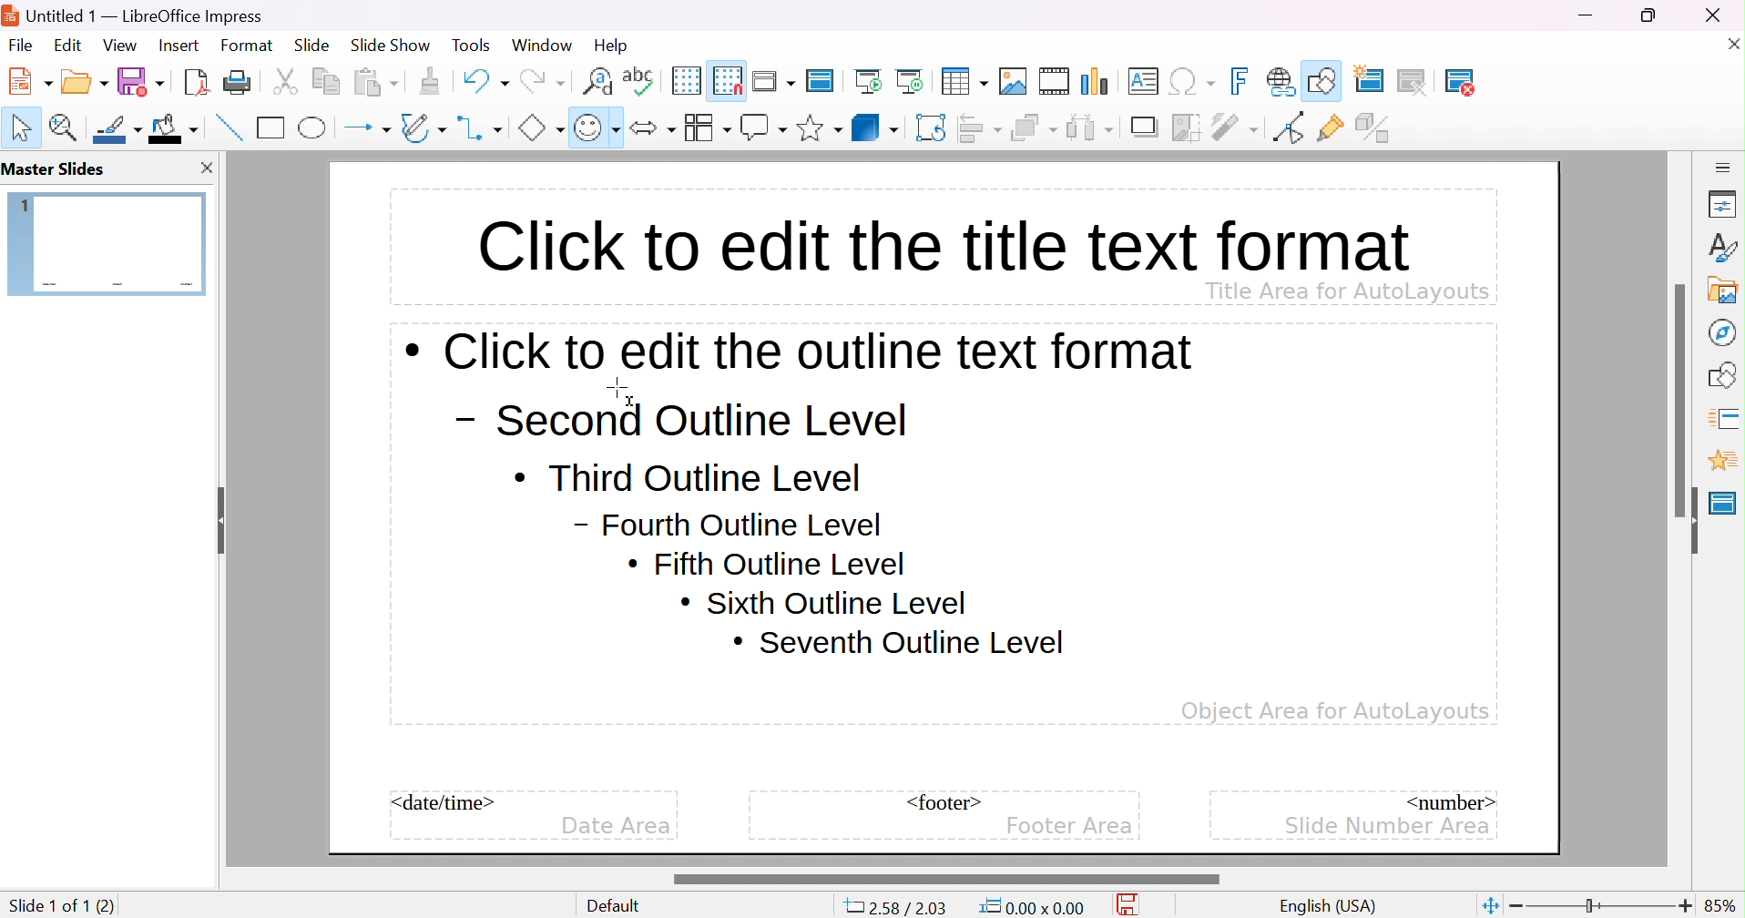 Image resolution: width=1745 pixels, height=918 pixels. I want to click on click to edit the title text format, so click(940, 241).